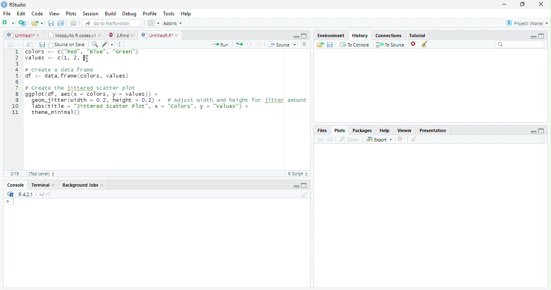  Describe the element at coordinates (18, 45) in the screenshot. I see `Go forward to next source location` at that location.